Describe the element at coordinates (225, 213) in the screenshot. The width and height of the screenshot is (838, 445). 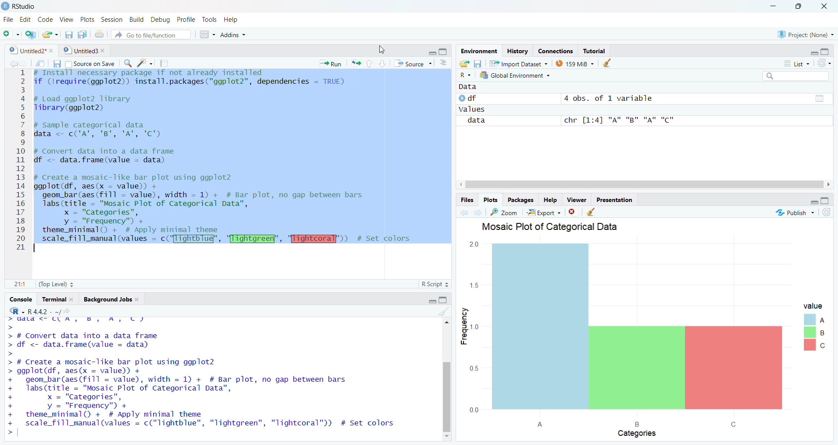
I see `# Create a mosaic-like bar plot using ggplot2
ggplot (df, aes(x = value)) +
geom_bar (aes (fill = value), width = 1) + # Bar plot, no gap between bars
labs (title = "Mosaic Plot of Categorical Data",
x = "Categories",
y = "Frequency") +
theme_minimal() + # Apply minimal theme
| scale_fill_manual(values - c('(Tightblue", '[Tightoreen’, 'JHOAECOREN")) # Set colors` at that location.